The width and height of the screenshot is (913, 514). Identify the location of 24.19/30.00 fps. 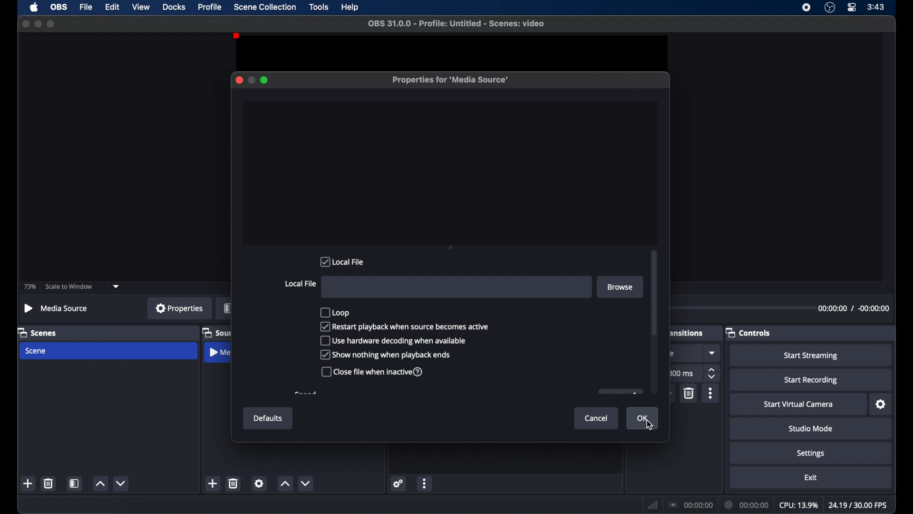
(858, 505).